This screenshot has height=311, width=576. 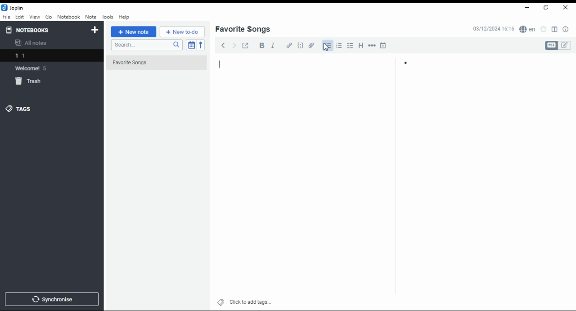 What do you see at coordinates (68, 17) in the screenshot?
I see `notebook` at bounding box center [68, 17].